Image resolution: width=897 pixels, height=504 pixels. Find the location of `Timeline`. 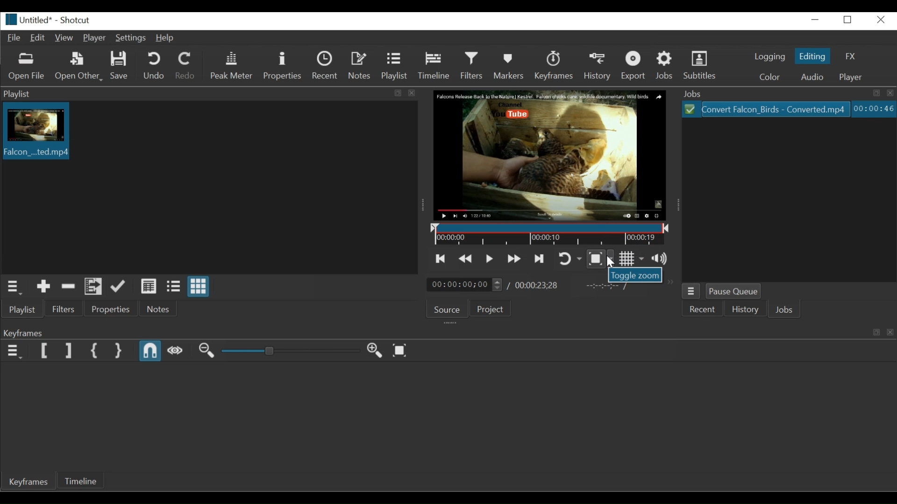

Timeline is located at coordinates (436, 66).